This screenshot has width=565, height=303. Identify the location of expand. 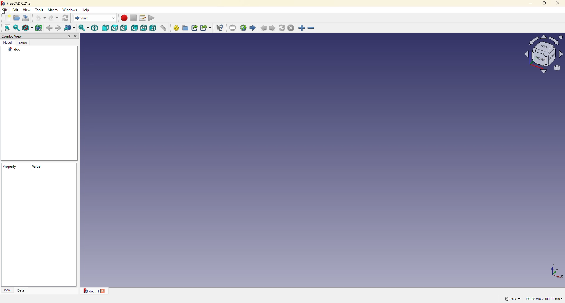
(69, 36).